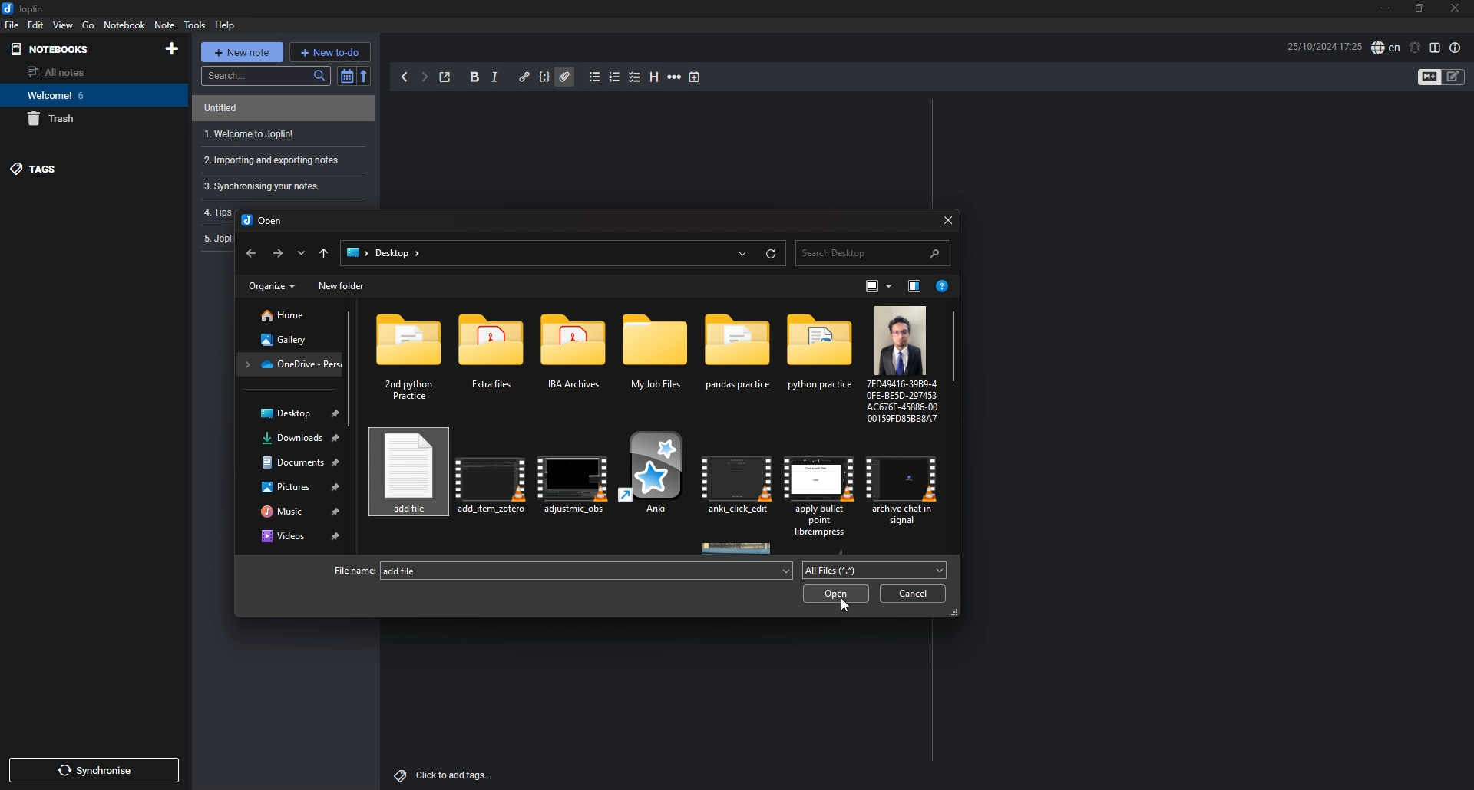  What do you see at coordinates (1386, 48) in the screenshot?
I see `spell check` at bounding box center [1386, 48].